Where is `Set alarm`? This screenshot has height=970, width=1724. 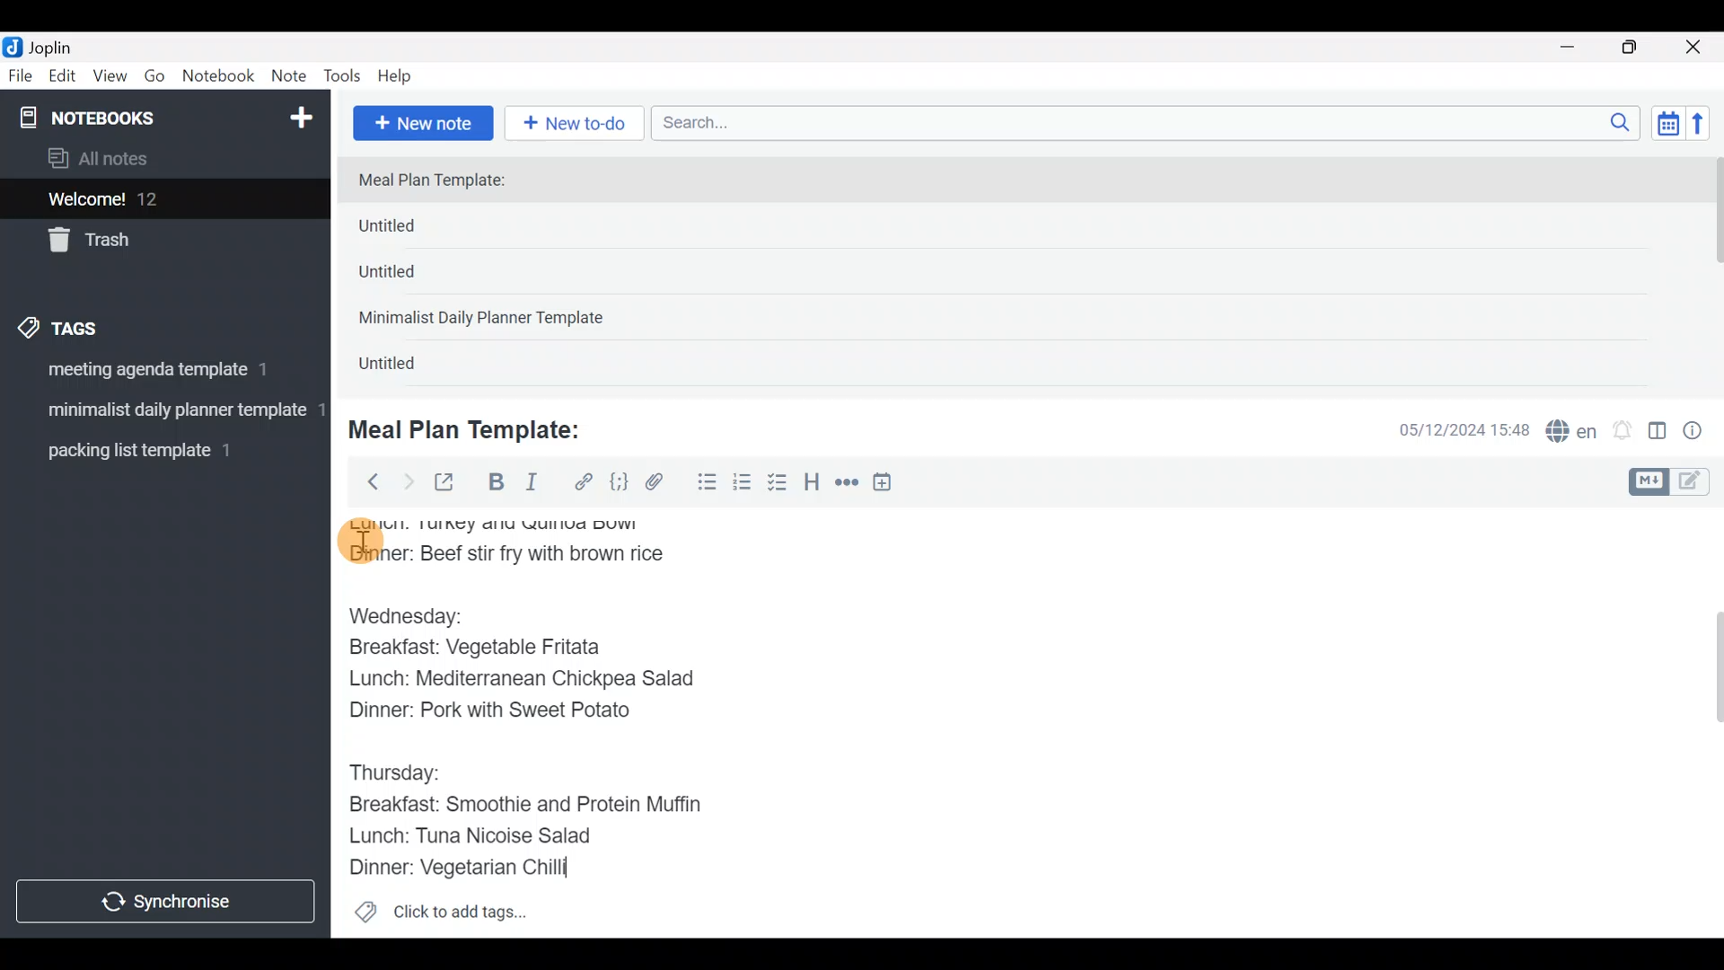 Set alarm is located at coordinates (1623, 432).